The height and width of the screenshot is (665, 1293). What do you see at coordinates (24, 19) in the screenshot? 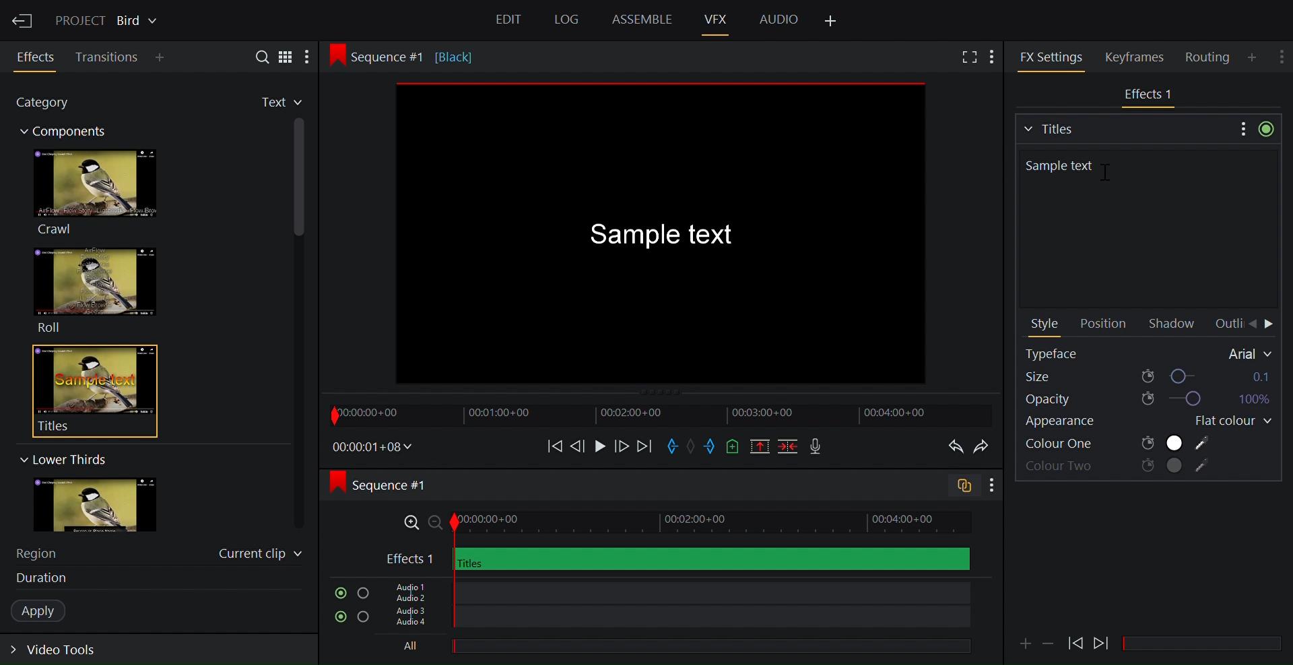
I see `Exit Current Project` at bounding box center [24, 19].